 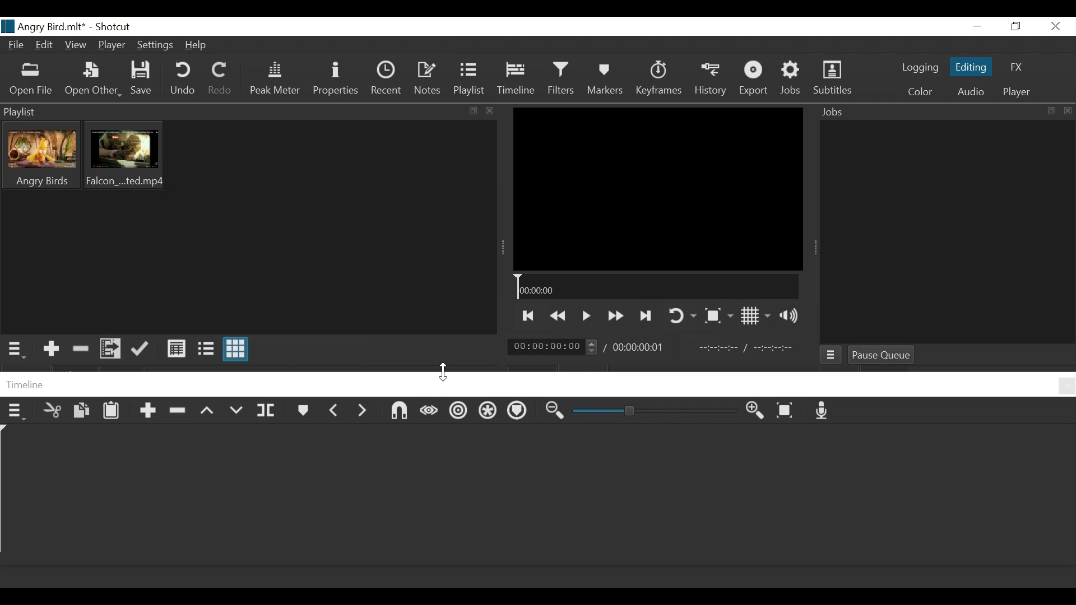 I want to click on Color, so click(x=920, y=92).